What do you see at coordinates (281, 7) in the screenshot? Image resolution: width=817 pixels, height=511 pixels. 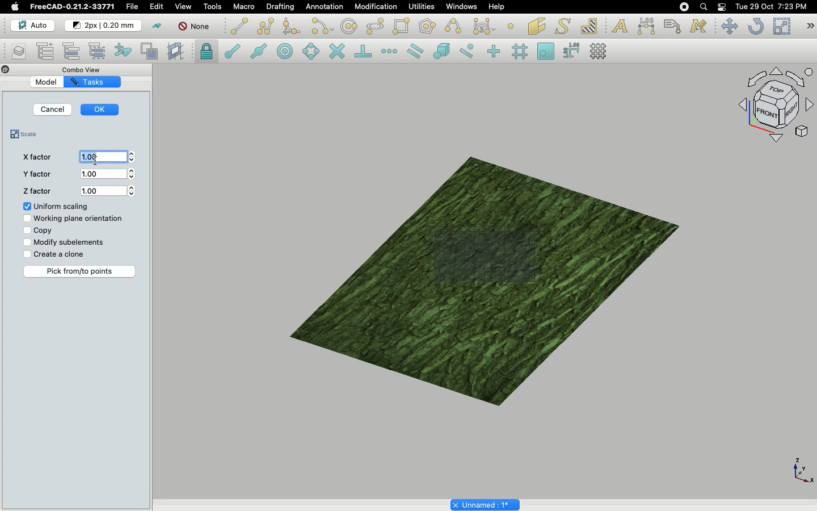 I see `Drafting` at bounding box center [281, 7].